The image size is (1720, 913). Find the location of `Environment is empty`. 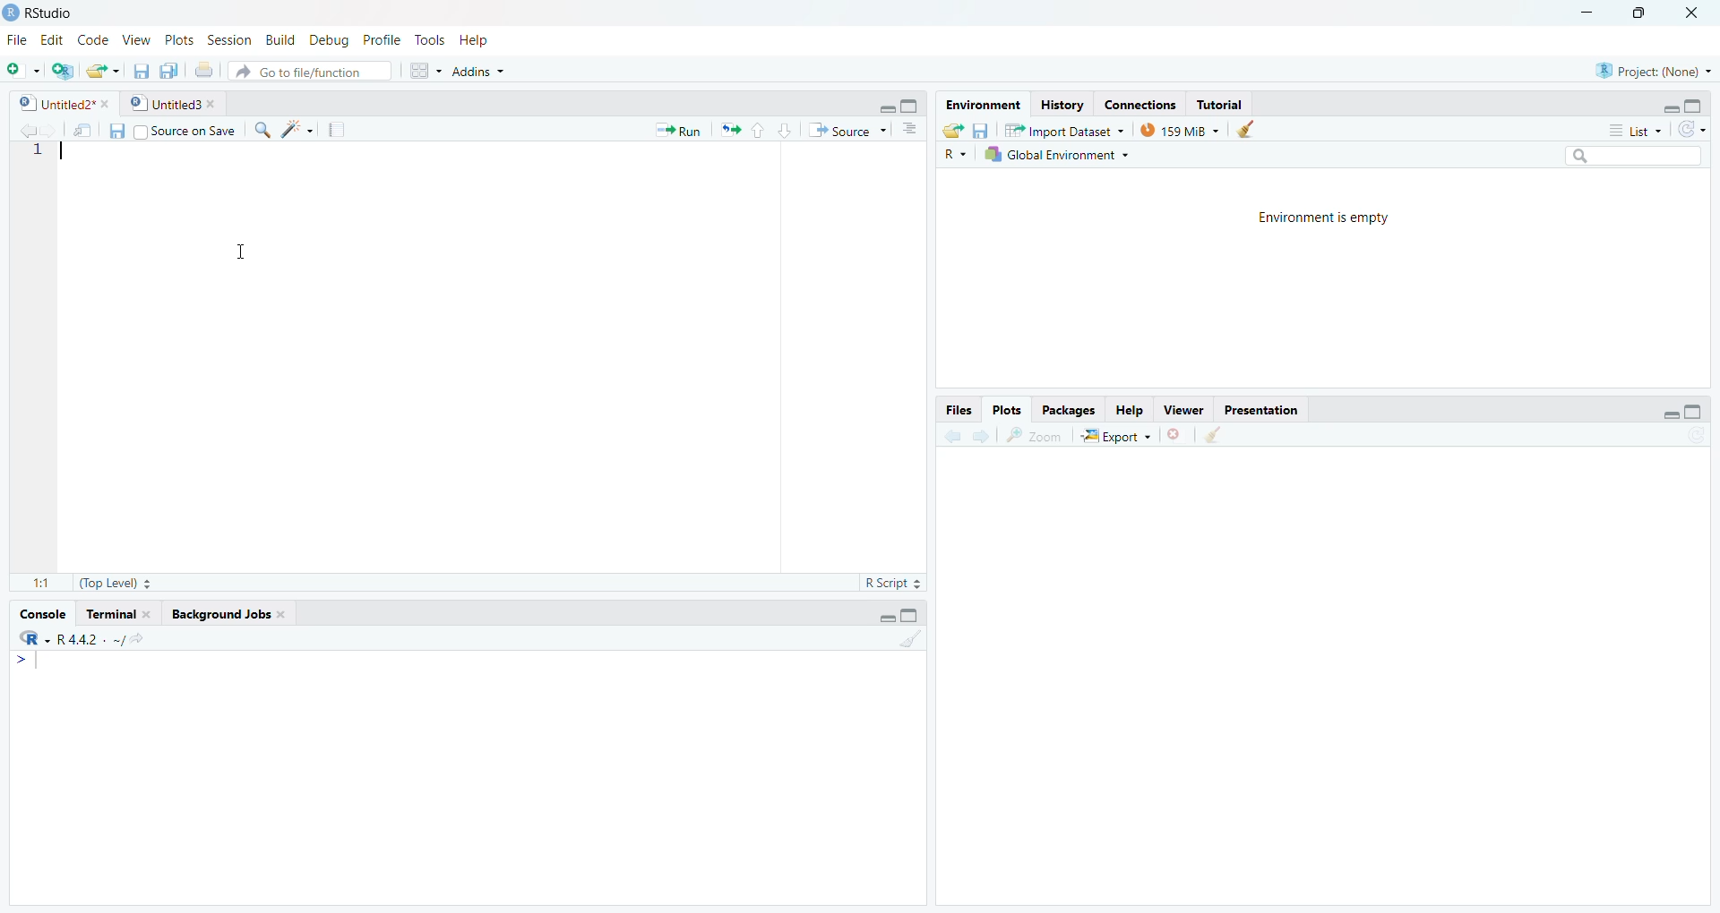

Environment is empty is located at coordinates (1330, 218).